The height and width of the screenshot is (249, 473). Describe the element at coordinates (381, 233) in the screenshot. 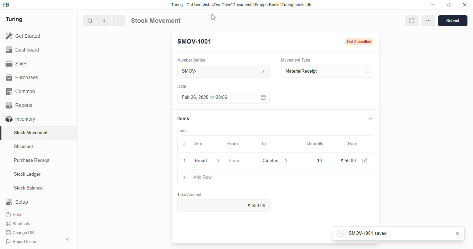

I see `SMOV-1001 saved` at that location.